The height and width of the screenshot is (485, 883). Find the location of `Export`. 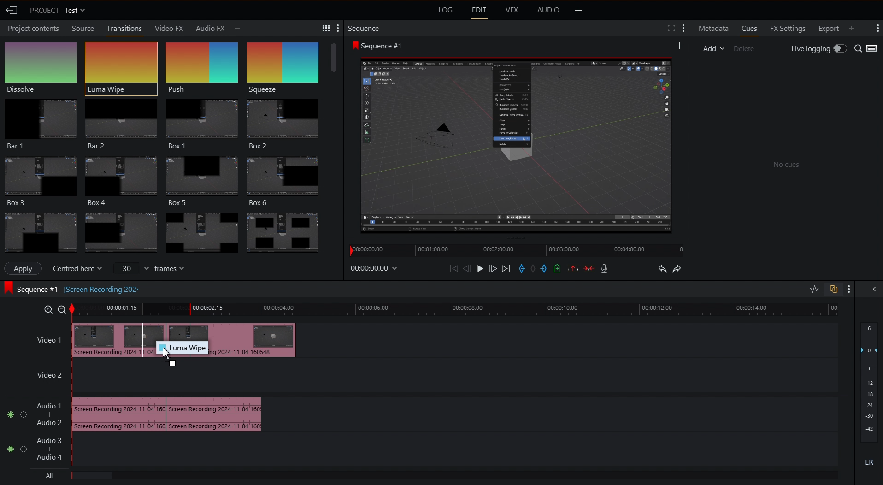

Export is located at coordinates (829, 29).